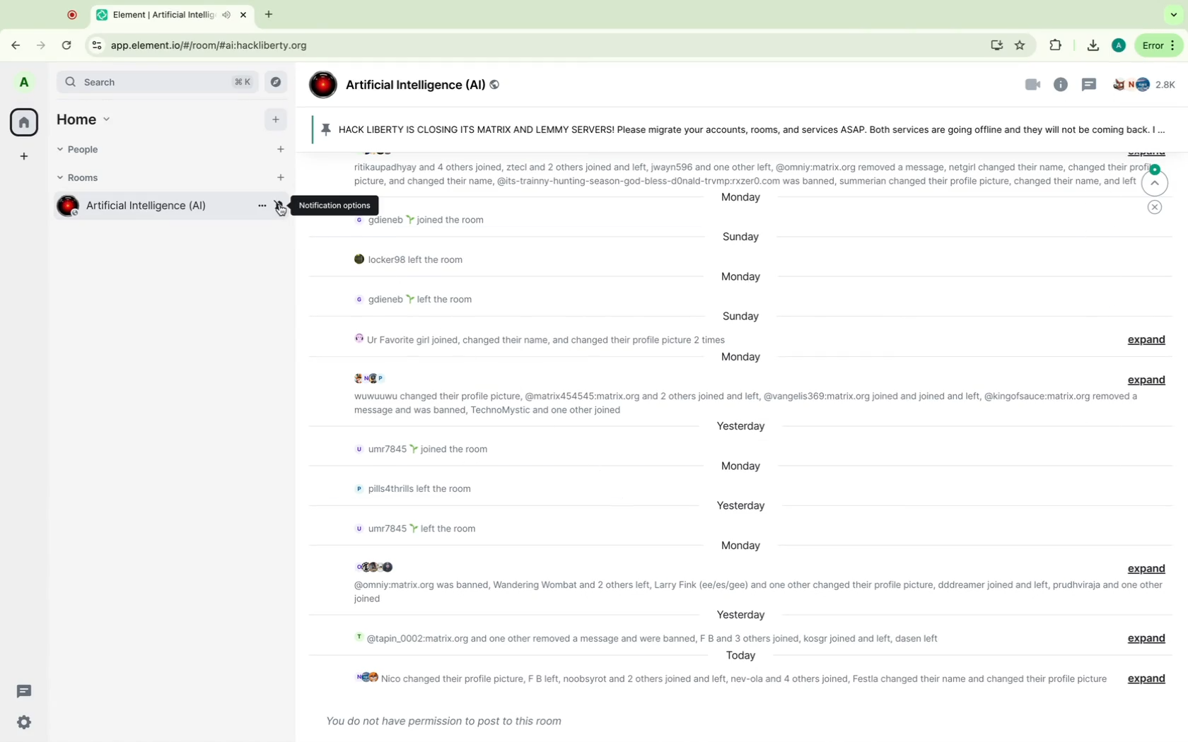 The width and height of the screenshot is (1188, 742). I want to click on day, so click(749, 278).